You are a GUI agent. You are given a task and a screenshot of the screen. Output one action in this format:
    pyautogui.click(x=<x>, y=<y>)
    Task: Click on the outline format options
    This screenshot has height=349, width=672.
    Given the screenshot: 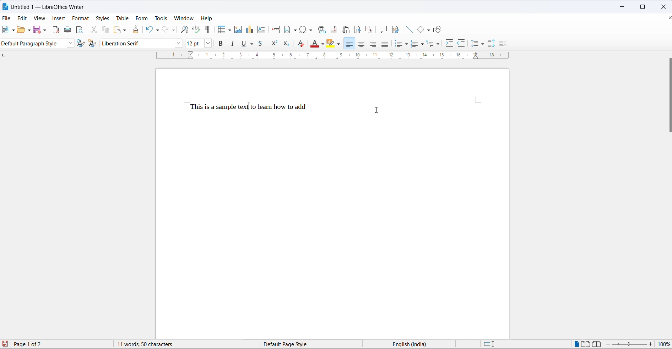 What is the action you would take?
    pyautogui.click(x=439, y=44)
    